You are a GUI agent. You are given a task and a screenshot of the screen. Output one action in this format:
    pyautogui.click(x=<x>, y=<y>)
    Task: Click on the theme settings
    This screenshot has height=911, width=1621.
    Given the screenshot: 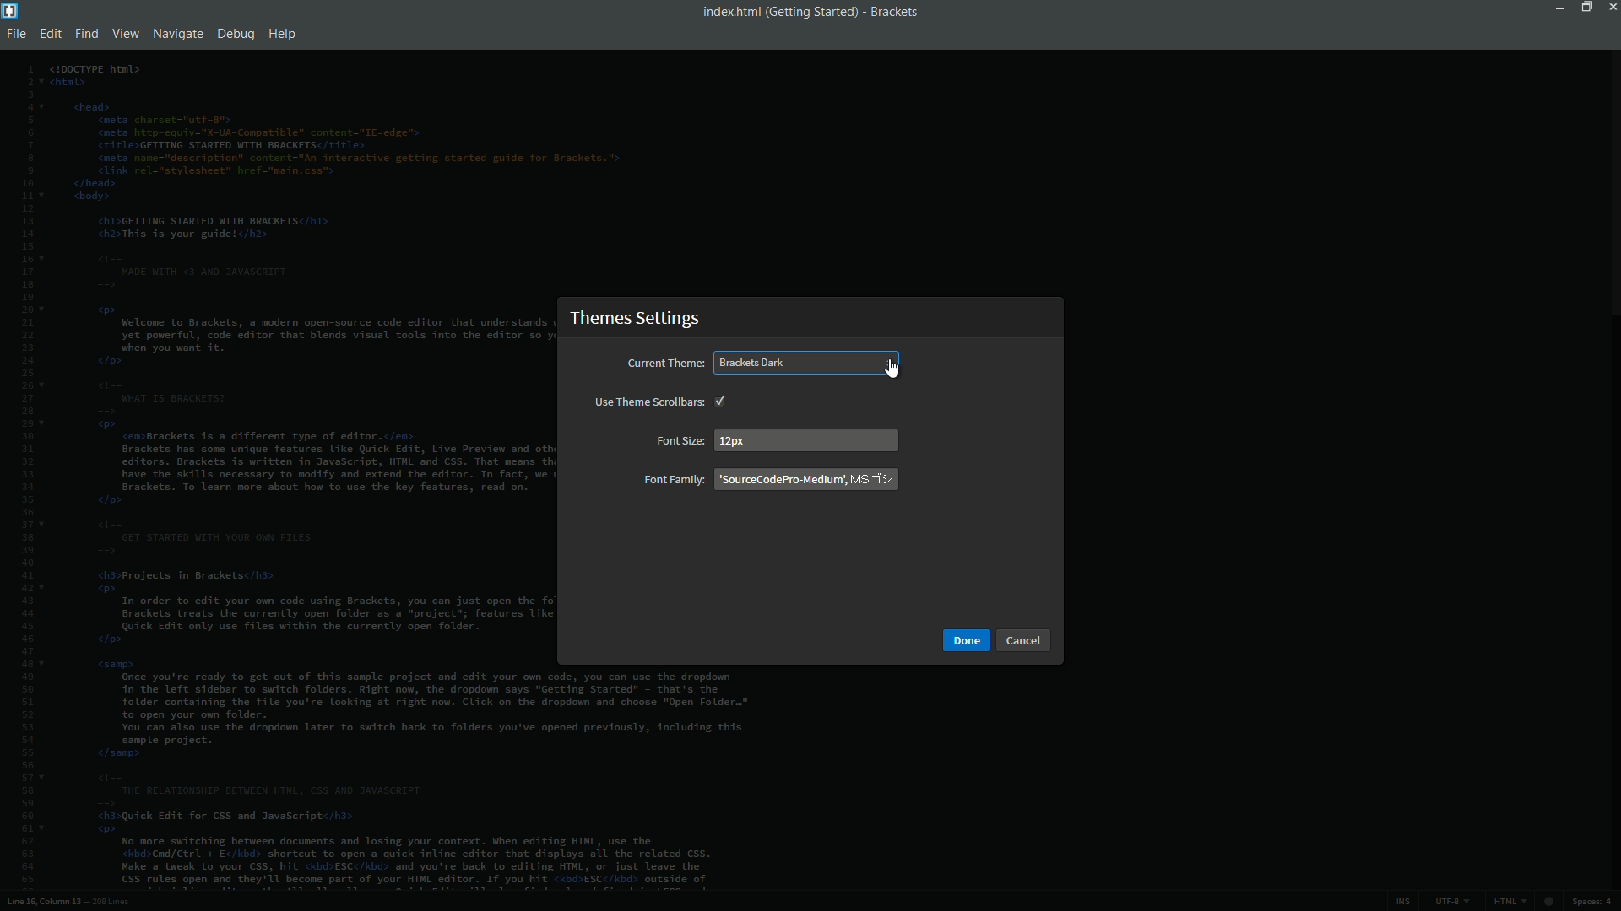 What is the action you would take?
    pyautogui.click(x=632, y=319)
    